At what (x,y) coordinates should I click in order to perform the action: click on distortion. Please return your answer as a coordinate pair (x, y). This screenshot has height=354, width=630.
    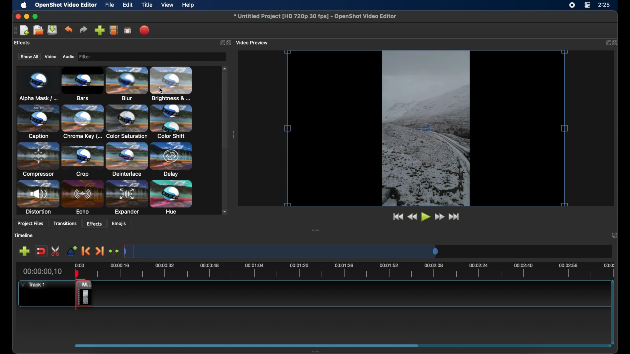
    Looking at the image, I should click on (38, 197).